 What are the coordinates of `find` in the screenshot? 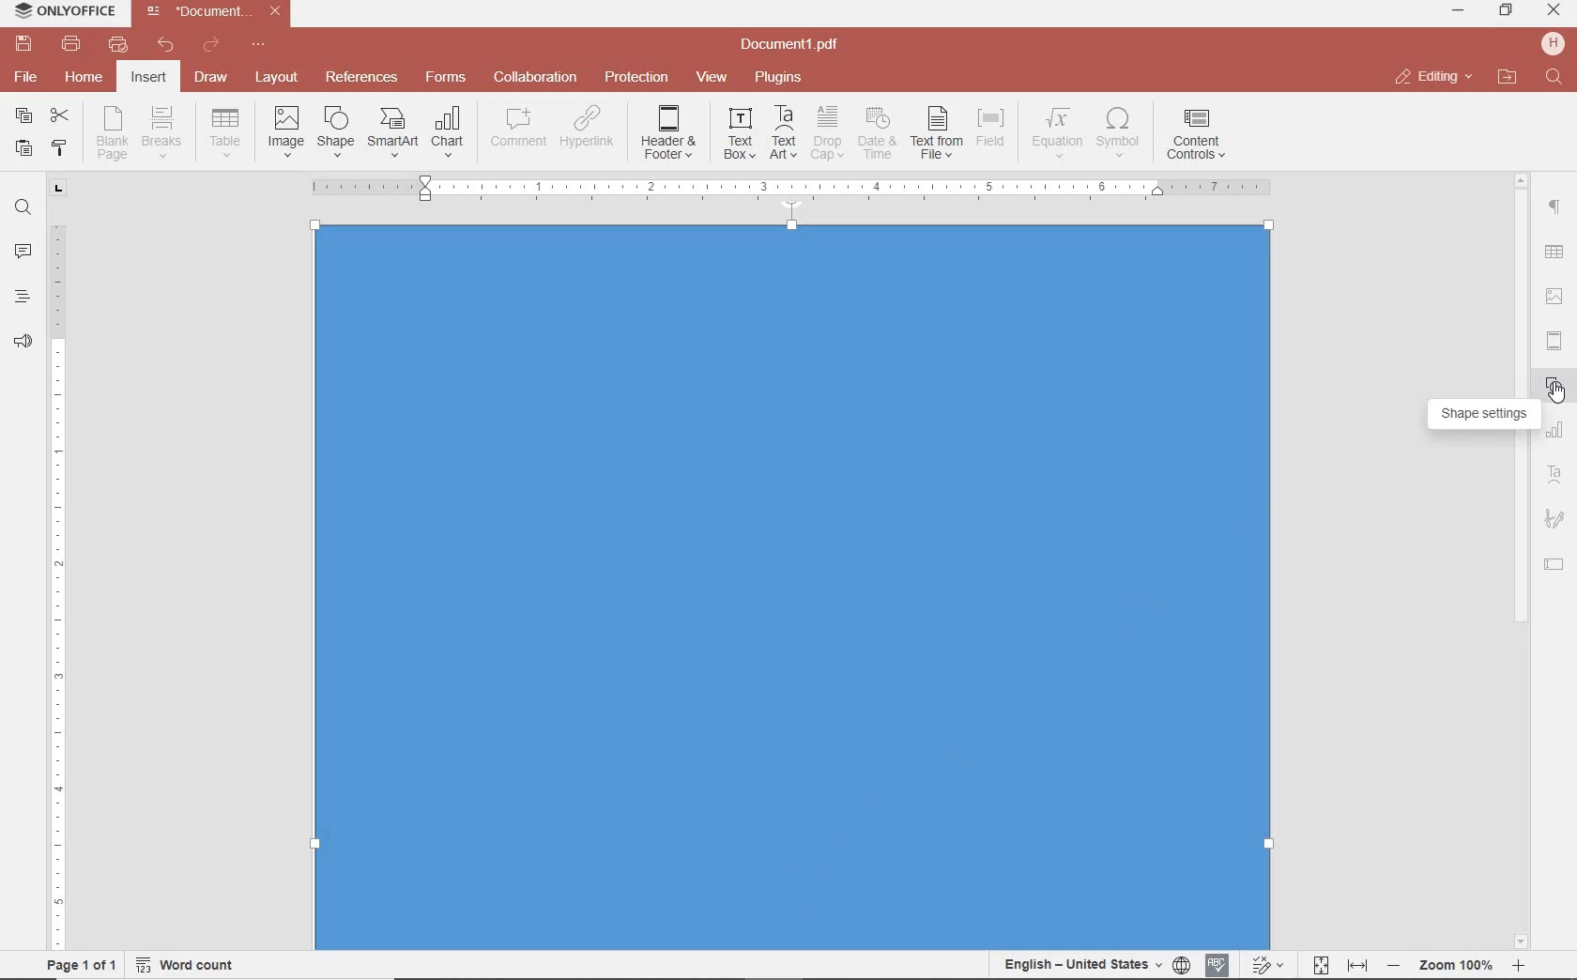 It's located at (1556, 78).